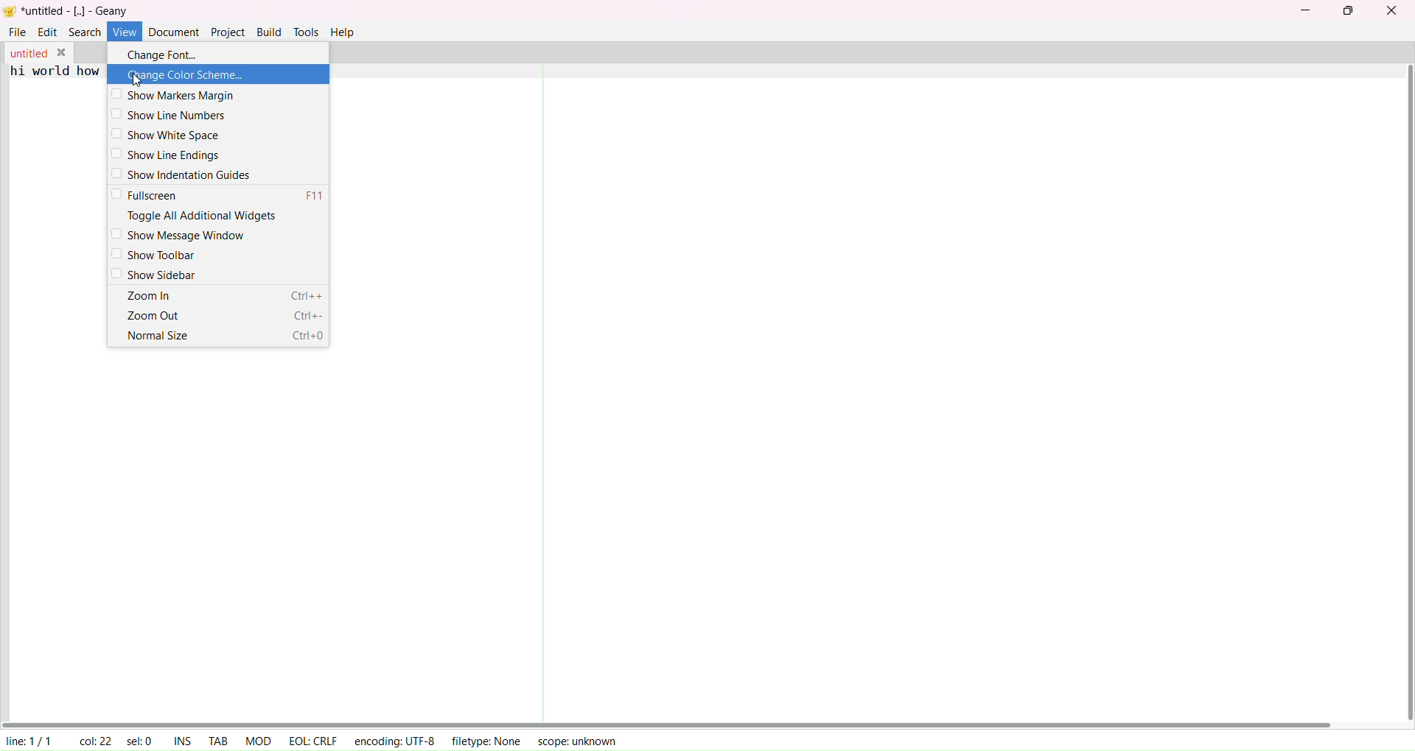 This screenshot has width=1415, height=751. Describe the element at coordinates (46, 32) in the screenshot. I see `edit` at that location.